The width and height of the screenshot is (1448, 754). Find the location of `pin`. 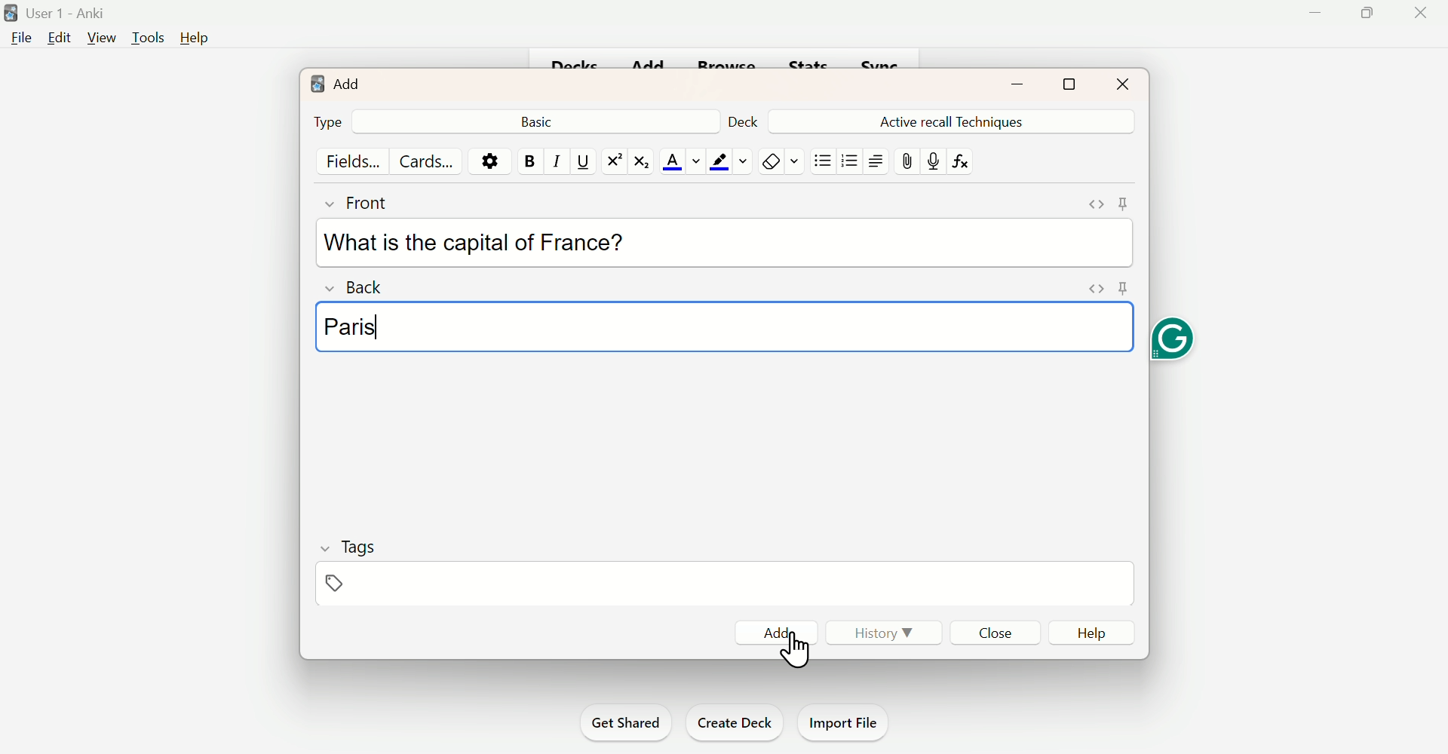

pin is located at coordinates (1112, 290).